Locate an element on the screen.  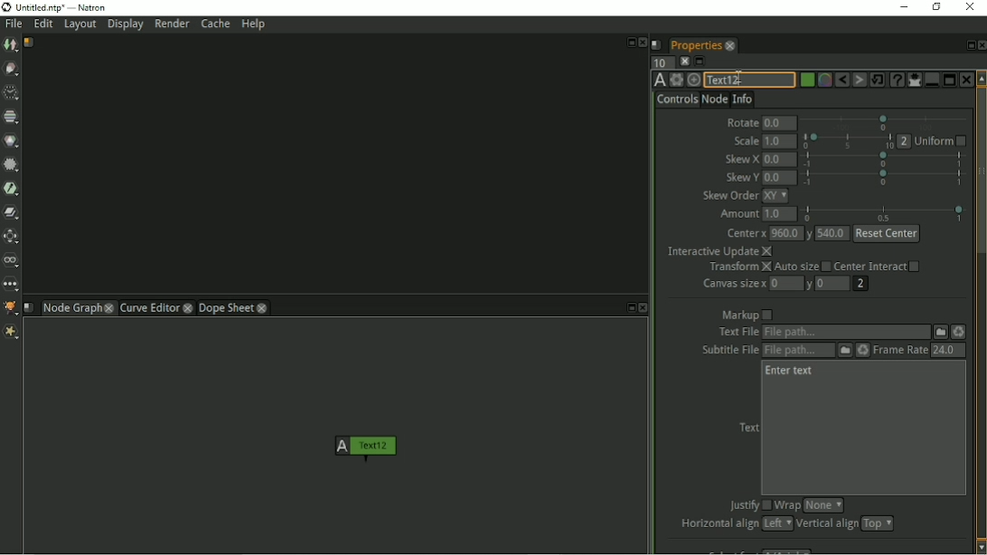
logo is located at coordinates (6, 7).